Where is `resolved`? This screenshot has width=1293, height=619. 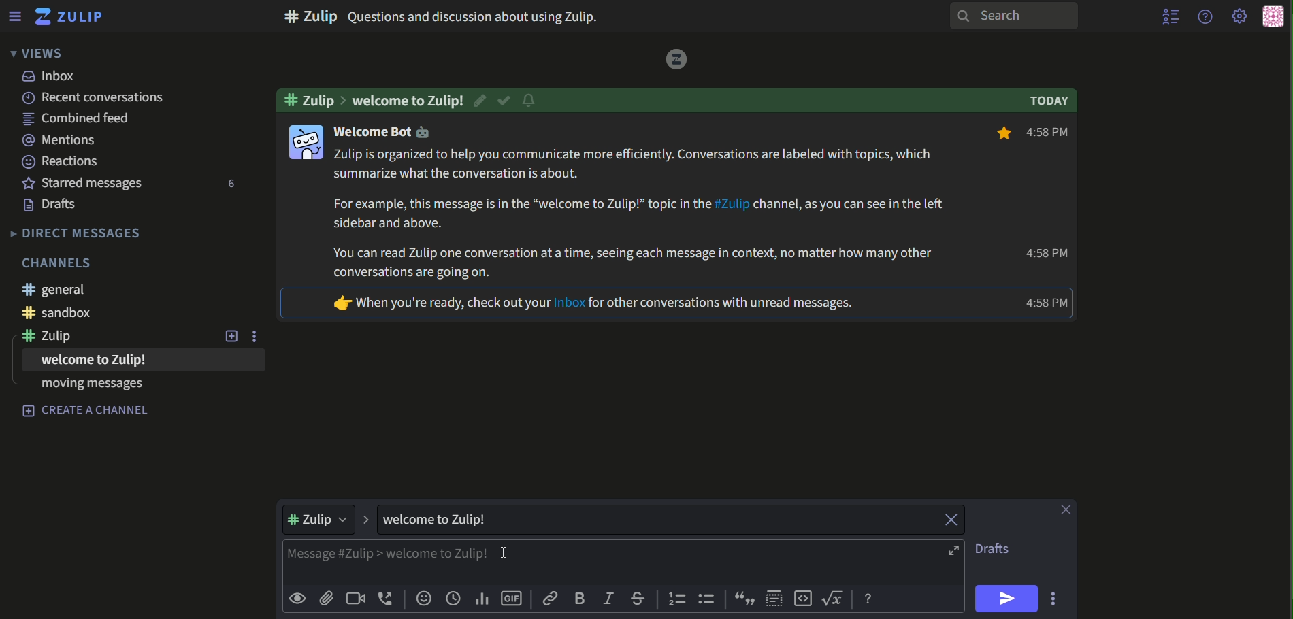
resolved is located at coordinates (505, 101).